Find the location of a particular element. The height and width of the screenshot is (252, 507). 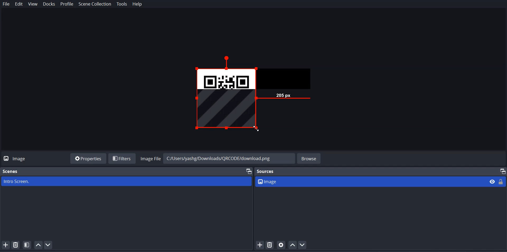

Eye is located at coordinates (492, 181).